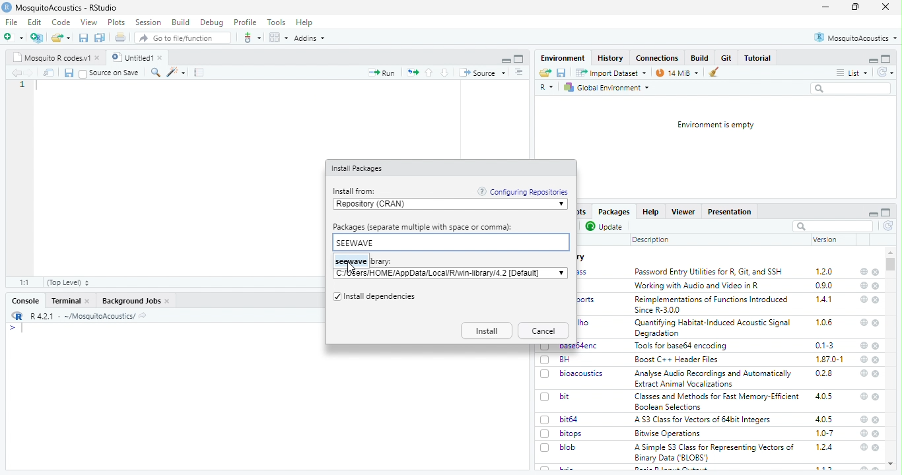  I want to click on File, so click(13, 22).